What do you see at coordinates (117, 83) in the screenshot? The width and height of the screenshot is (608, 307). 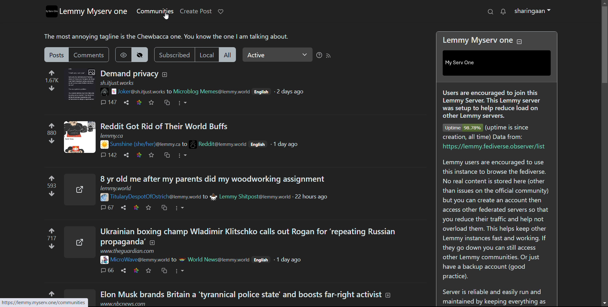 I see `URL` at bounding box center [117, 83].